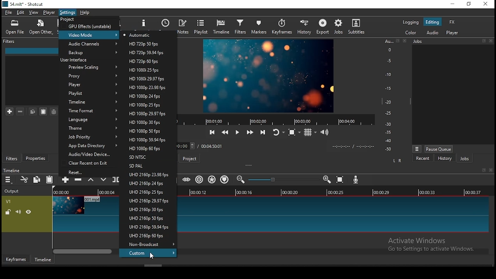 The height and width of the screenshot is (279, 496). I want to click on volume, so click(18, 212).